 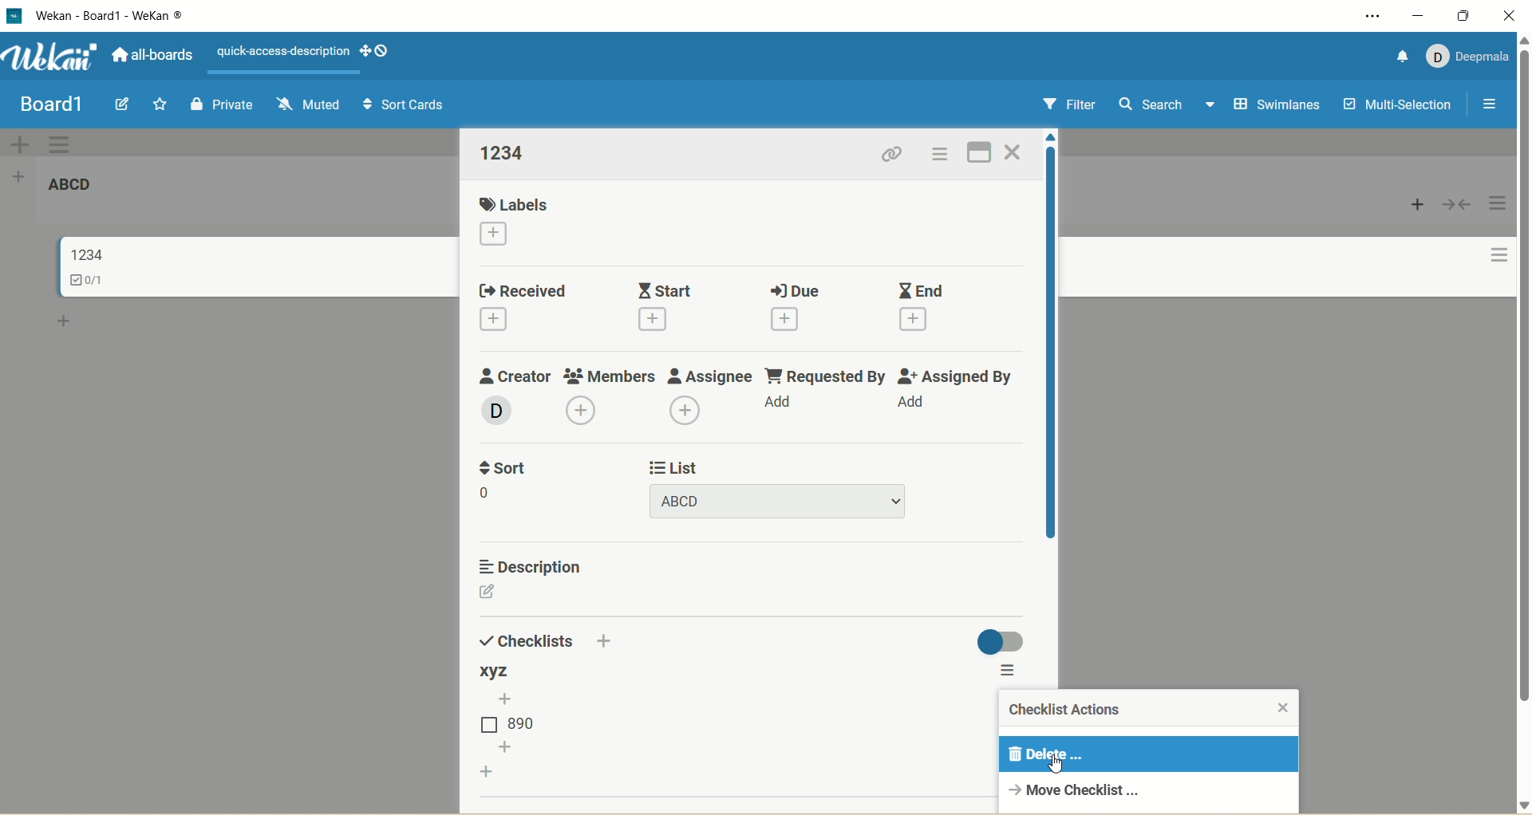 I want to click on add checklist, so click(x=513, y=698).